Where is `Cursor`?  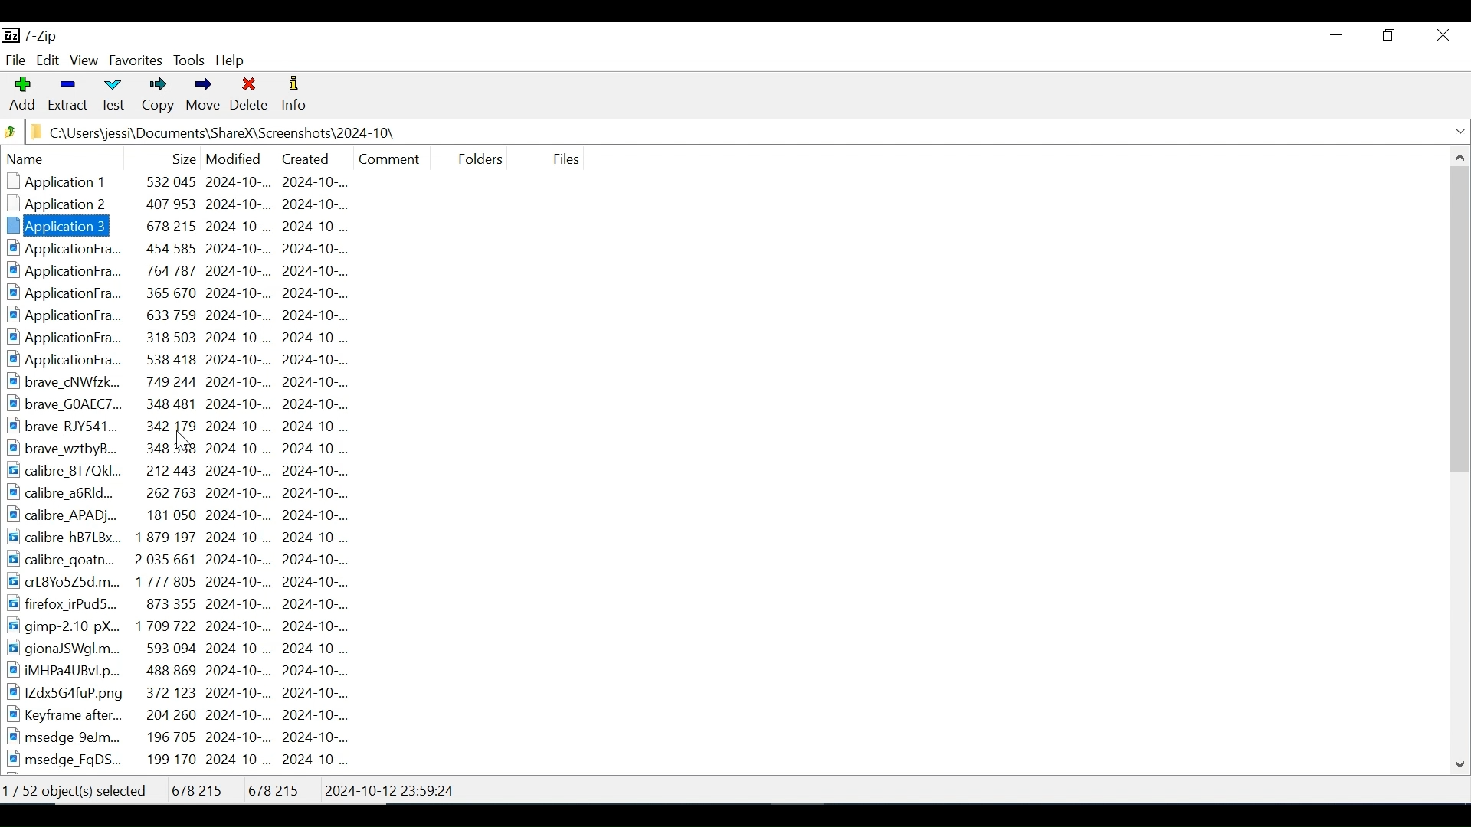
Cursor is located at coordinates (184, 442).